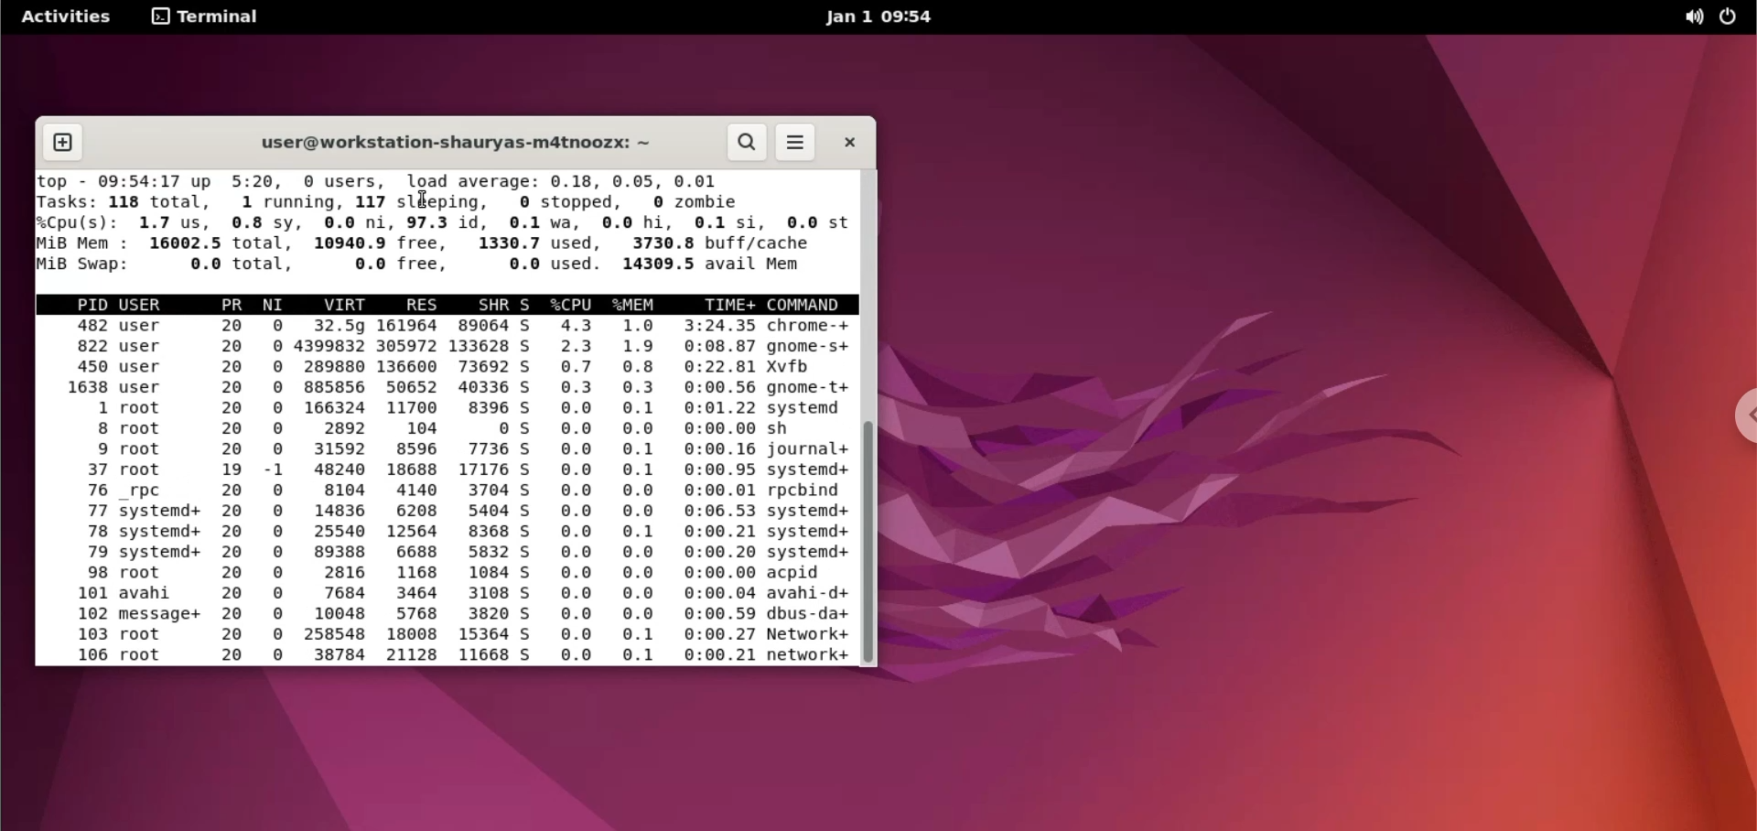 This screenshot has width=1757, height=831. I want to click on user@workstation-shauryas-m4tnoozx: ~, so click(459, 139).